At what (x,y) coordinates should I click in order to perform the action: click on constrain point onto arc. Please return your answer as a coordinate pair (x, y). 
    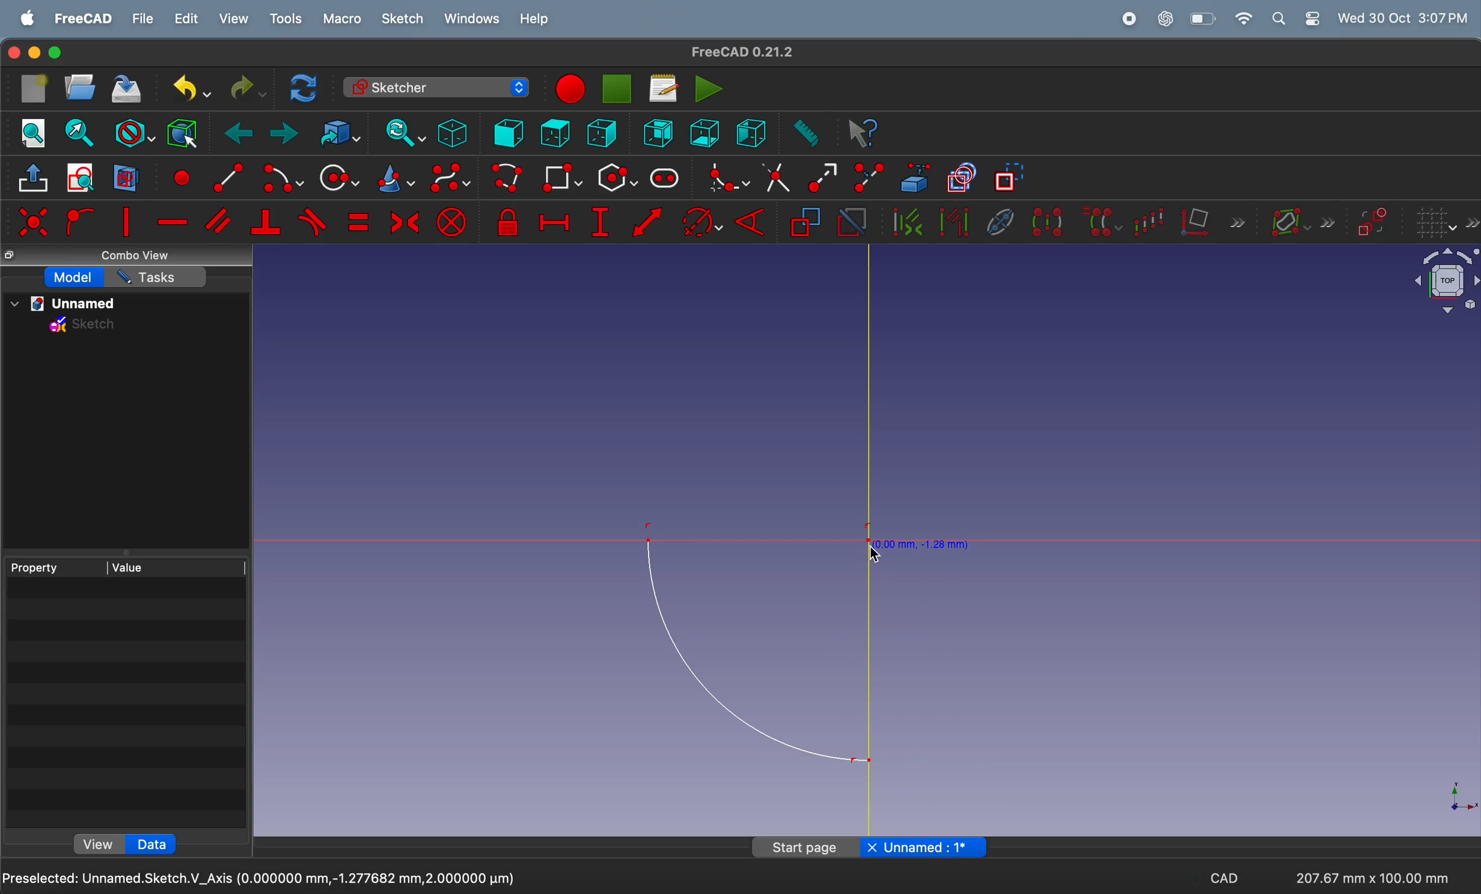
    Looking at the image, I should click on (78, 222).